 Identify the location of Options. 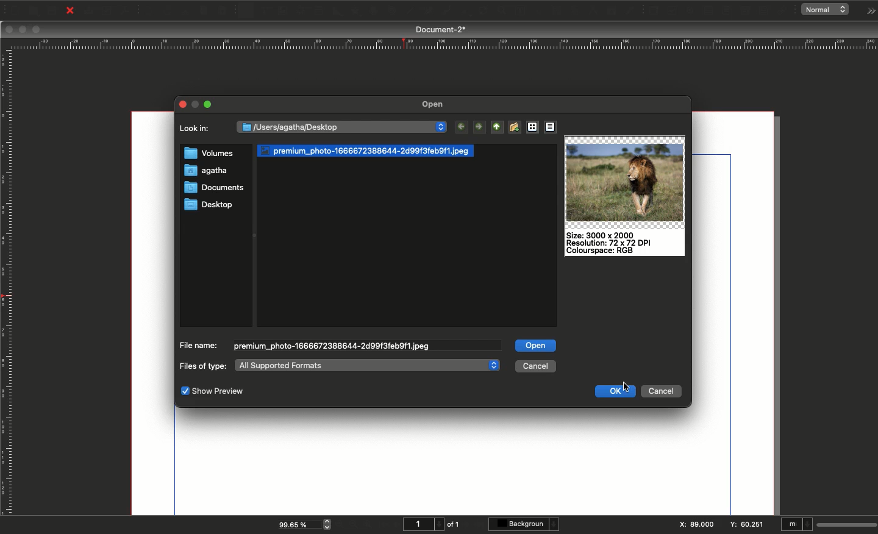
(868, 11).